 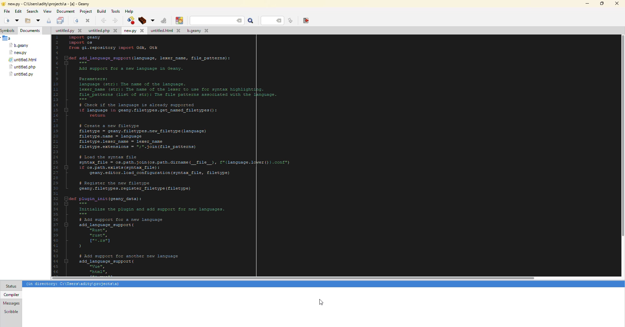 What do you see at coordinates (49, 21) in the screenshot?
I see `save` at bounding box center [49, 21].